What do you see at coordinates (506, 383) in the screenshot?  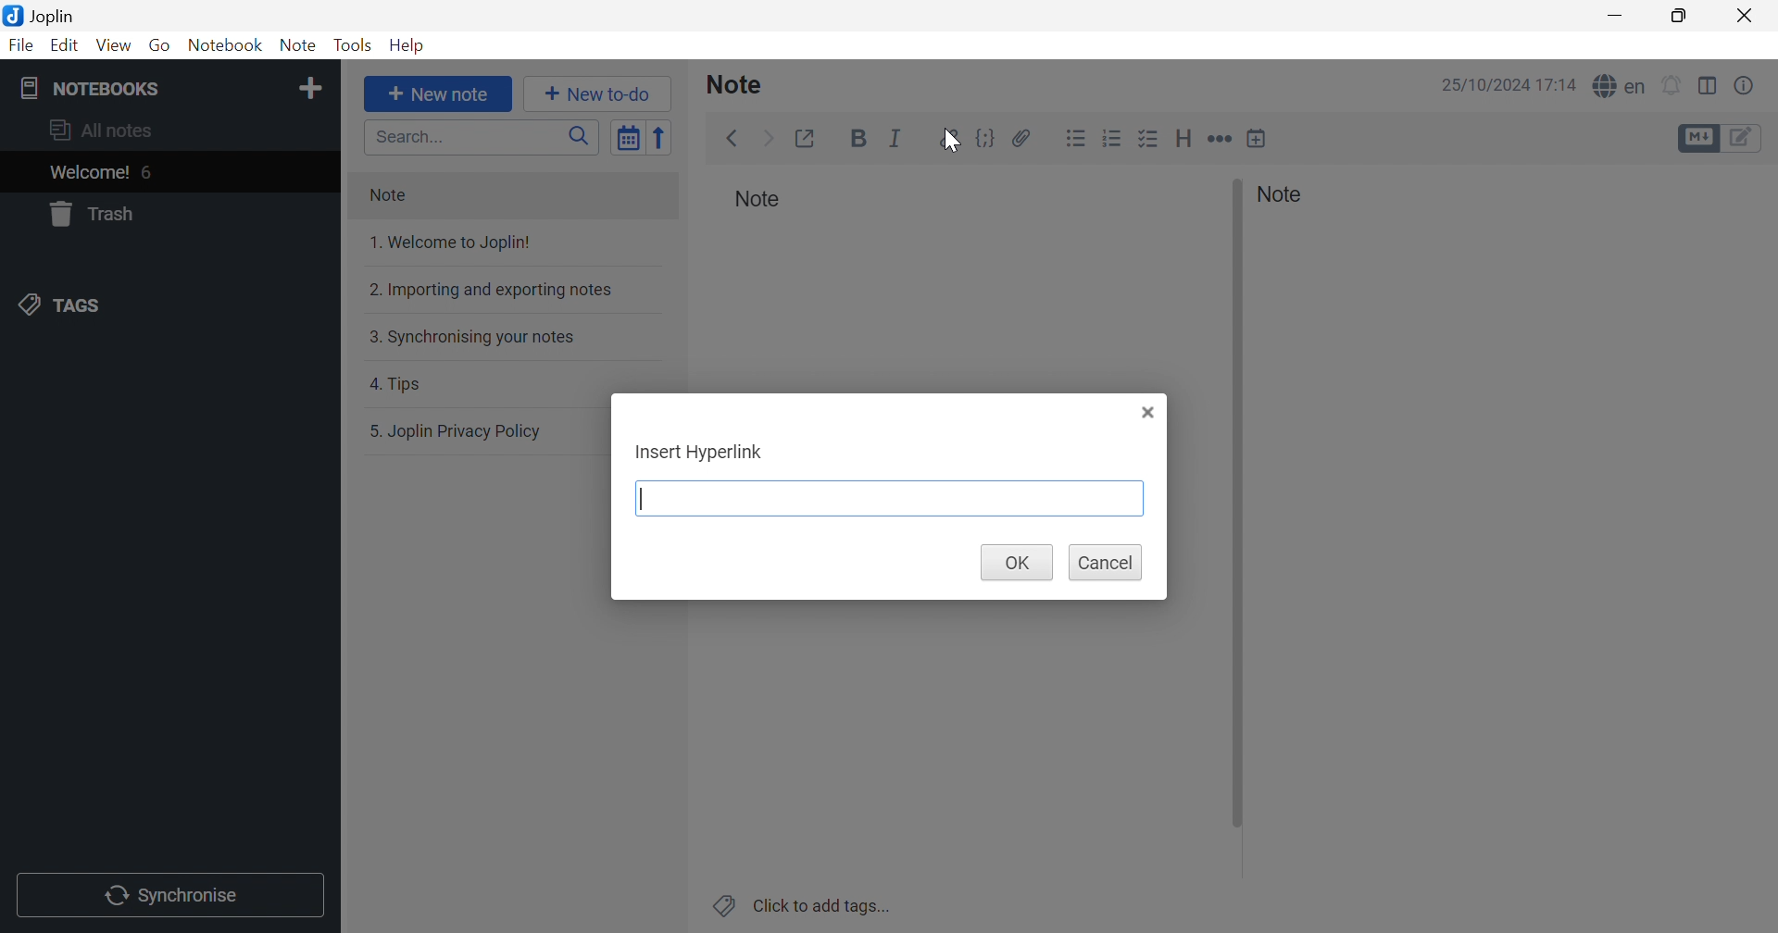 I see `4. Tips` at bounding box center [506, 383].